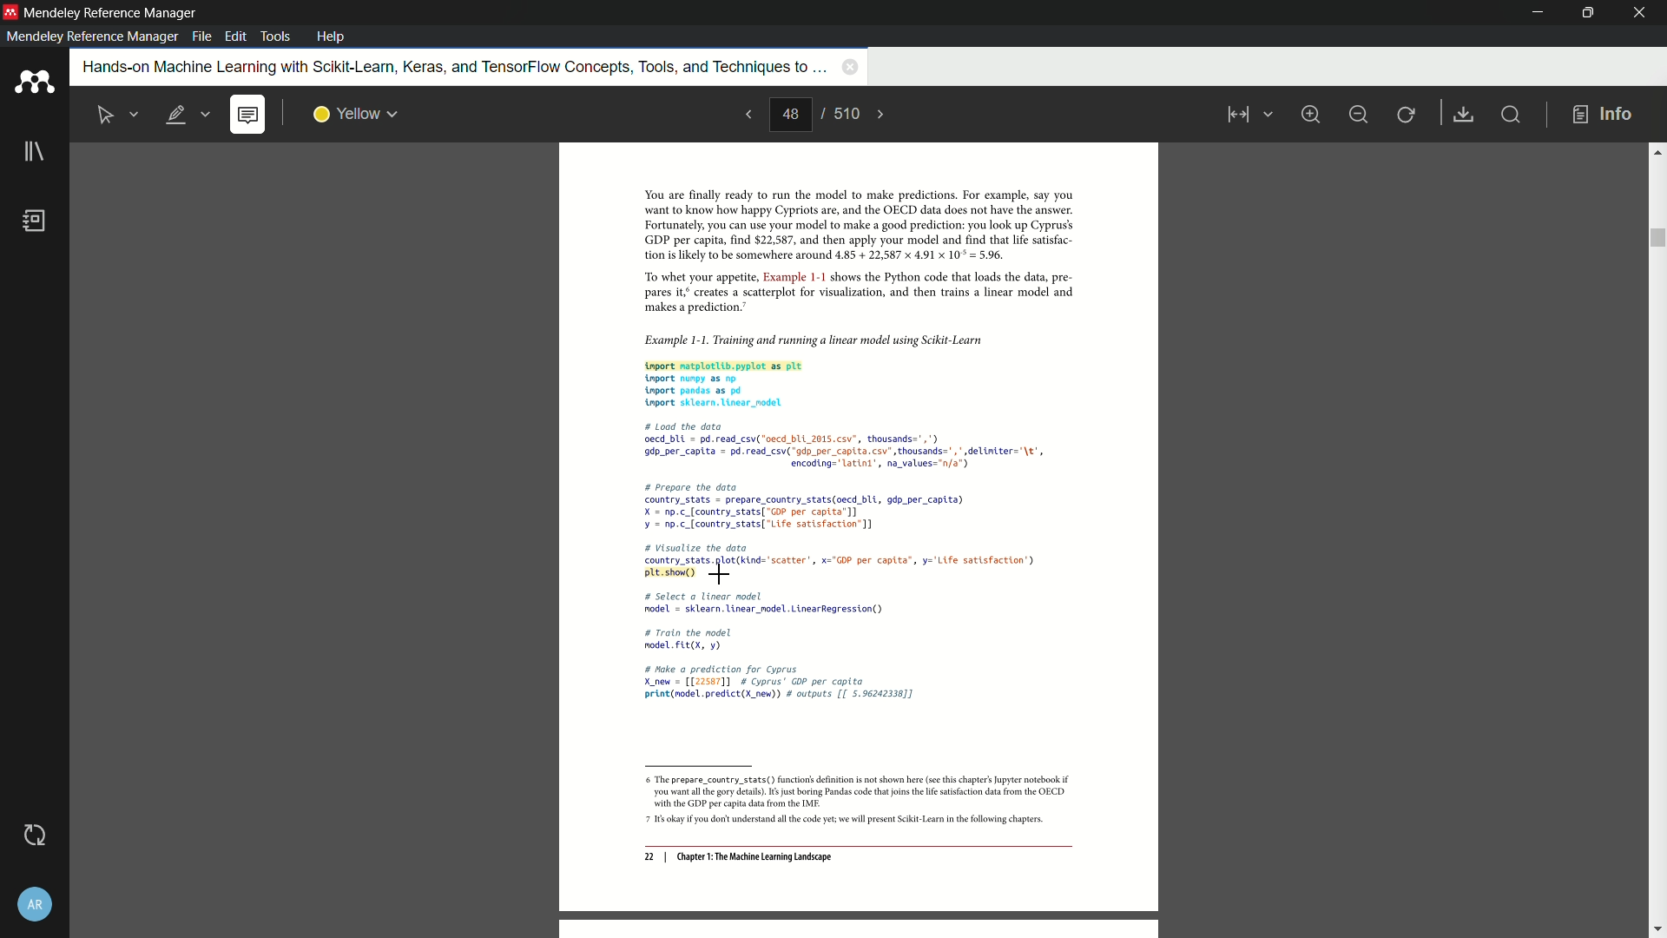 Image resolution: width=1667 pixels, height=938 pixels. What do you see at coordinates (850, 66) in the screenshot?
I see `close book` at bounding box center [850, 66].